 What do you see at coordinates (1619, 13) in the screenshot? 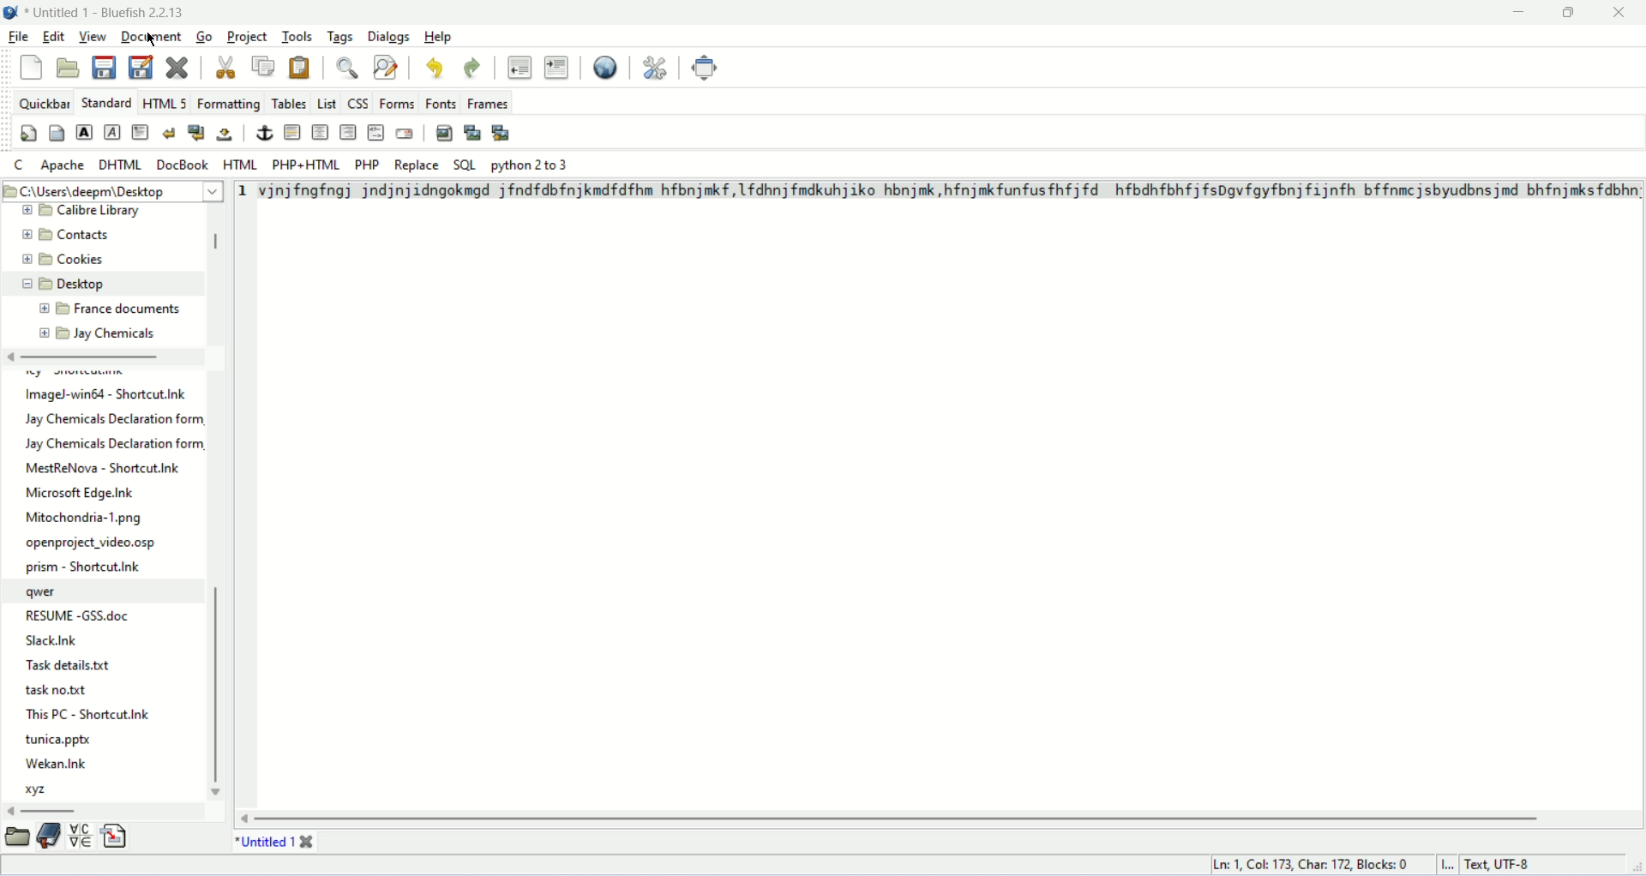
I see `close` at bounding box center [1619, 13].